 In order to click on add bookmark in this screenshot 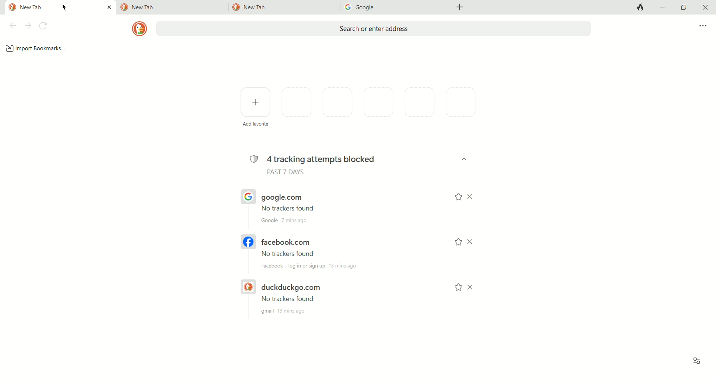, I will do `click(35, 49)`.